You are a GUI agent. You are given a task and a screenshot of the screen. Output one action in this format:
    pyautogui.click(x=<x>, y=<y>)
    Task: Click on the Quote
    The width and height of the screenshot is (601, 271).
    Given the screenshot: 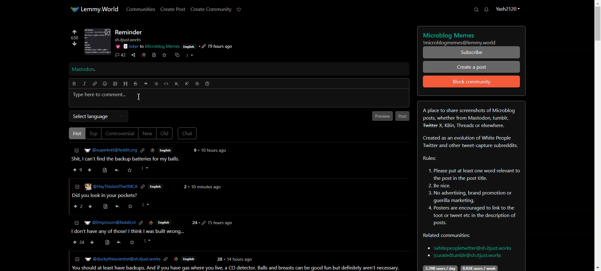 What is the action you would take?
    pyautogui.click(x=146, y=84)
    